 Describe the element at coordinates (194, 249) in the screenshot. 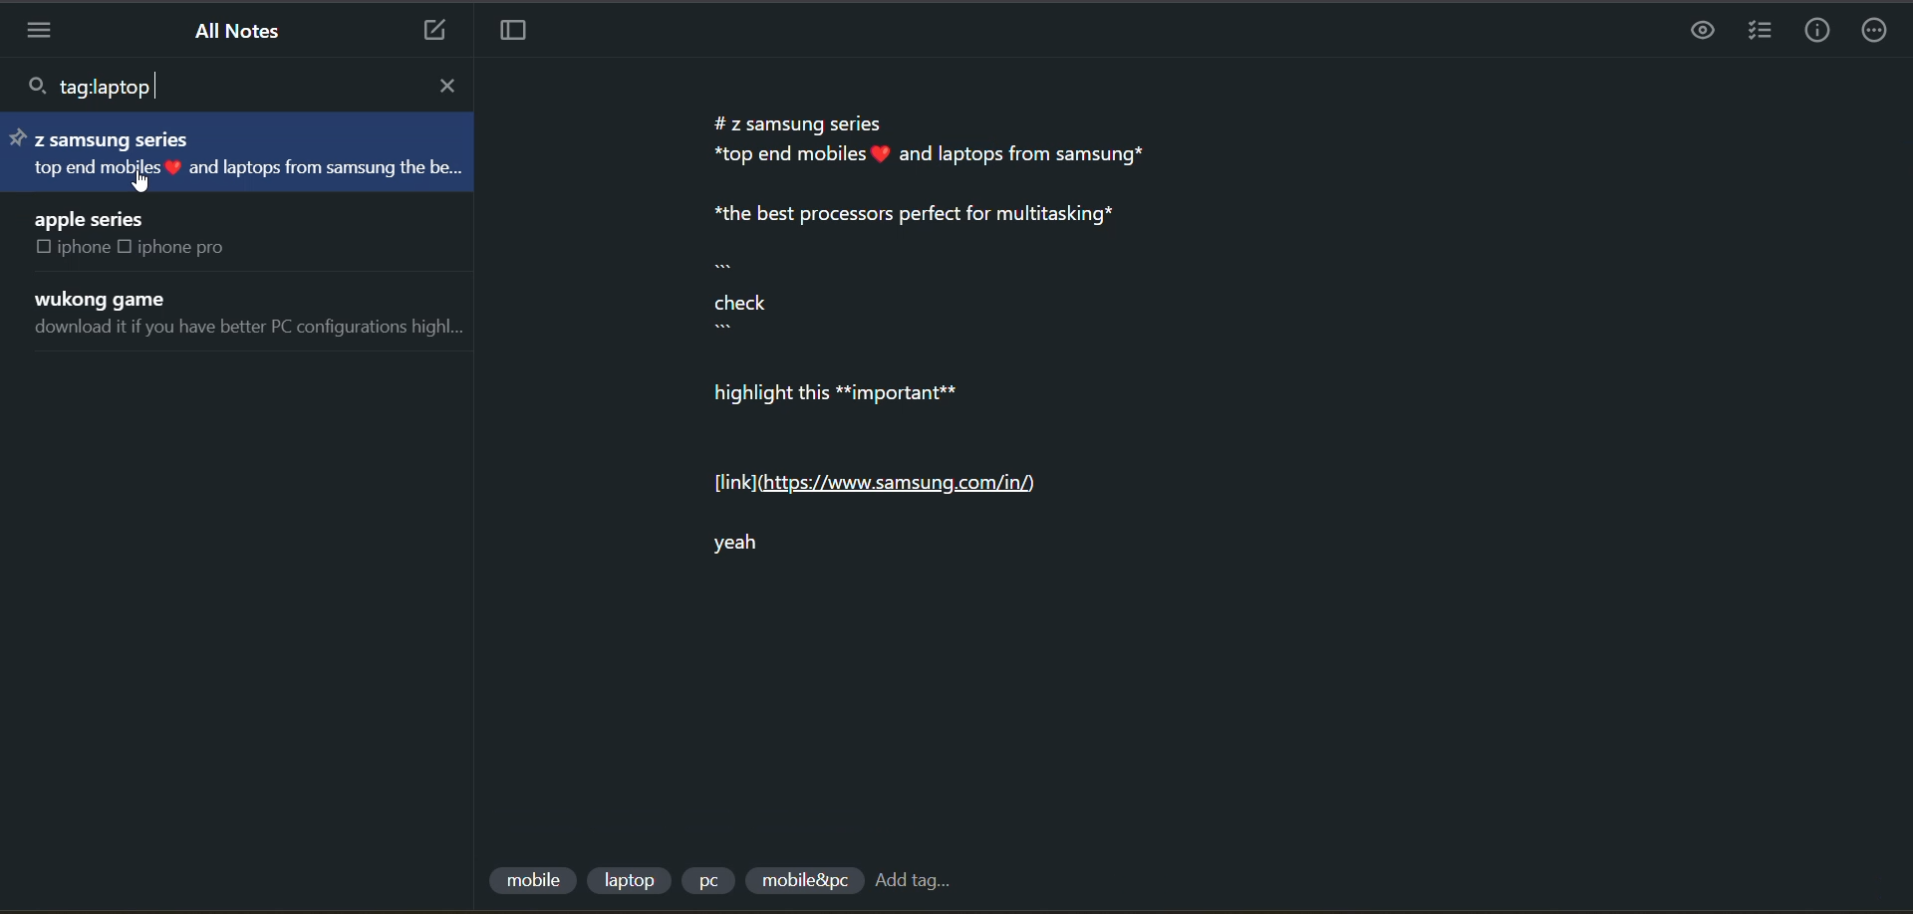

I see ` iphone pro` at that location.